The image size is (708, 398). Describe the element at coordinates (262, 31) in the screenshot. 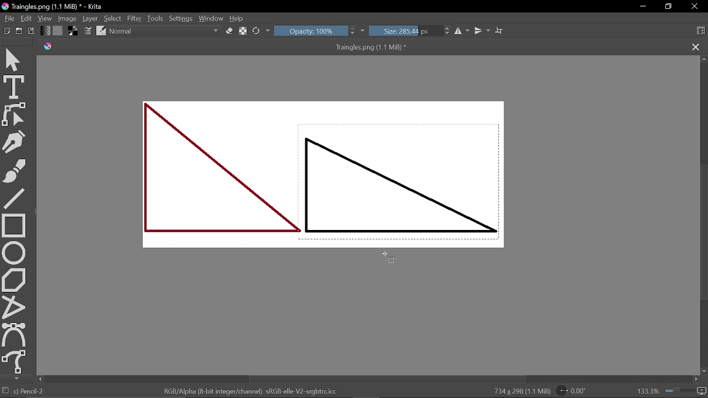

I see `Reload original preset` at that location.